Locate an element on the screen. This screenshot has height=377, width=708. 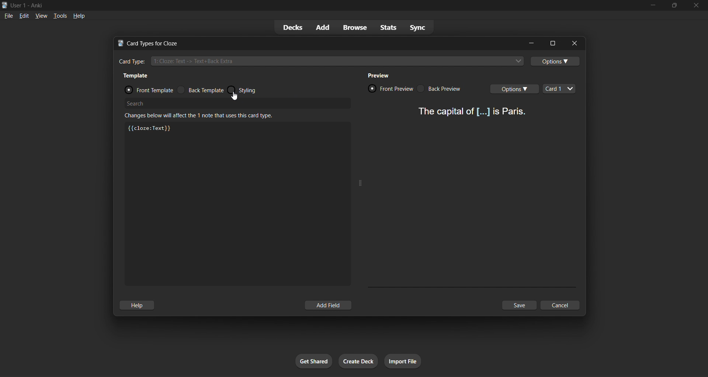
add field is located at coordinates (335, 305).